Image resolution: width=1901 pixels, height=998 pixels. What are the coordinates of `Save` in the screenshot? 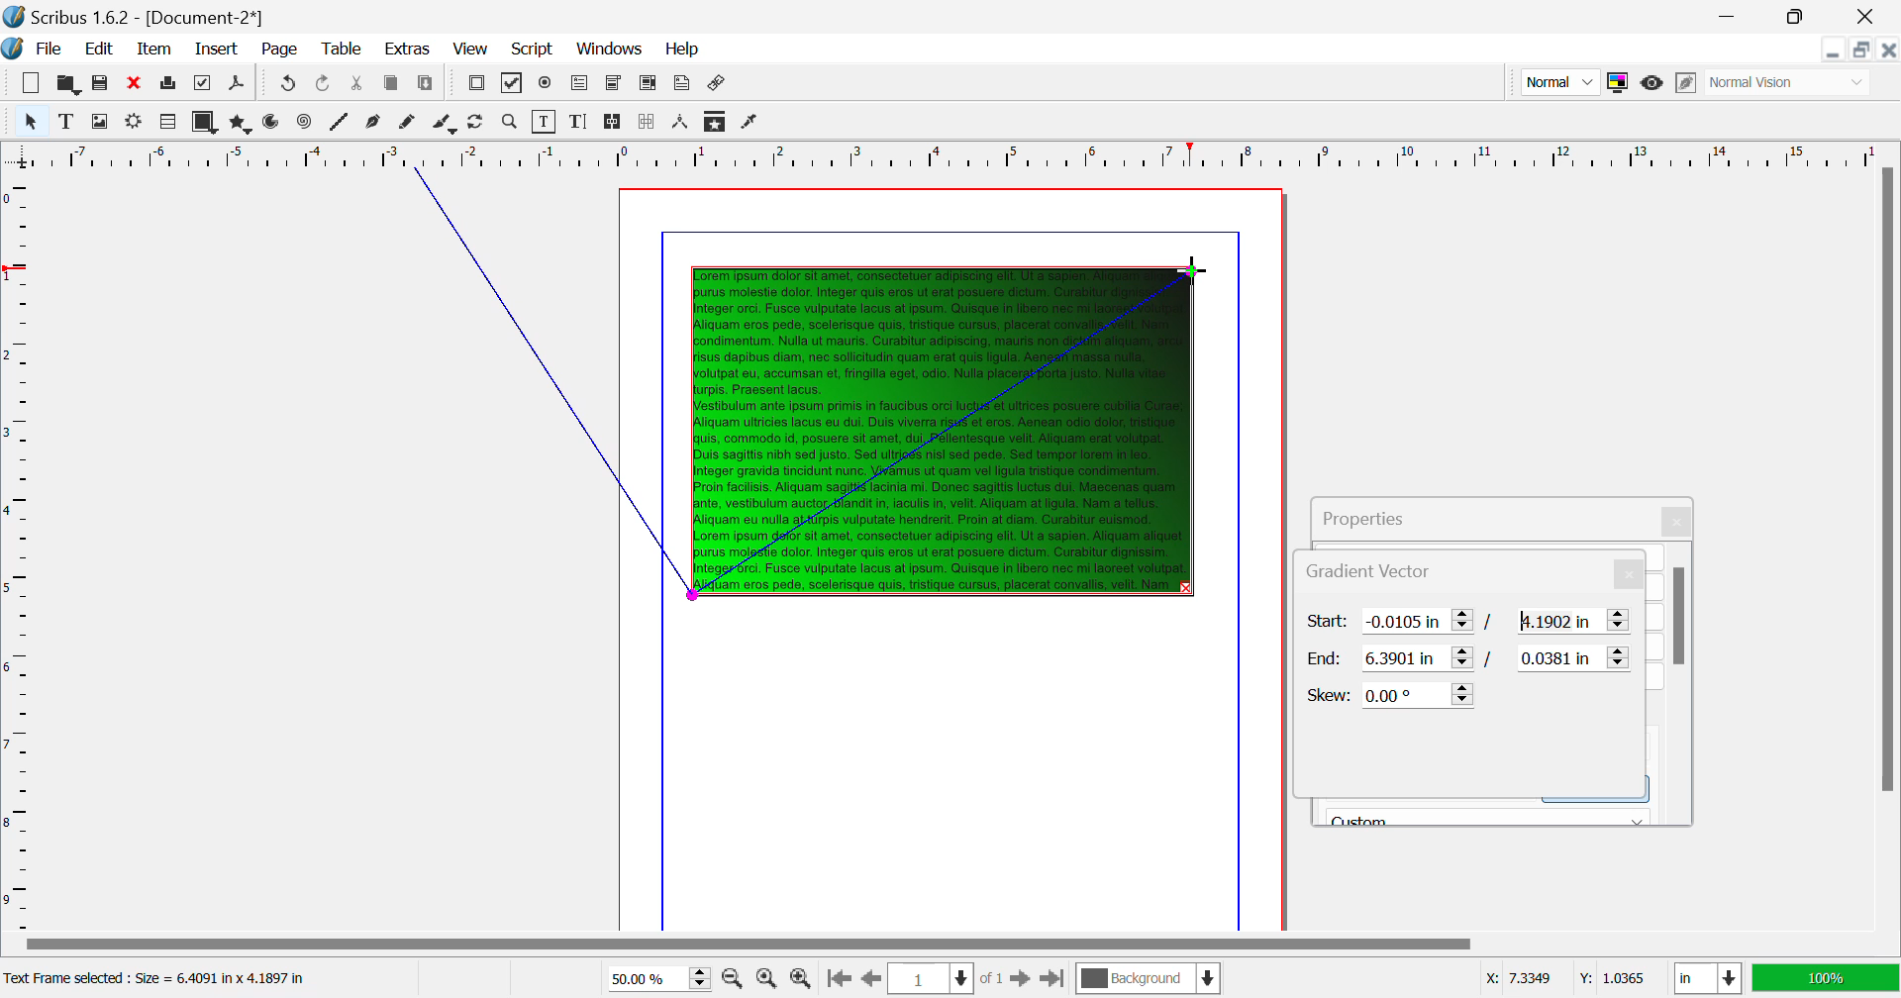 It's located at (100, 83).